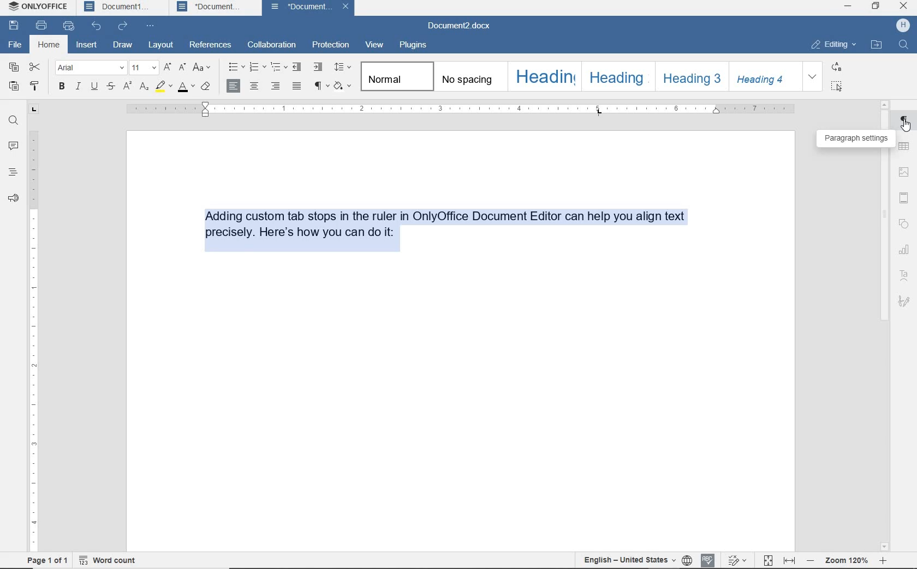 This screenshot has width=917, height=569. I want to click on scrollbar, so click(885, 325).